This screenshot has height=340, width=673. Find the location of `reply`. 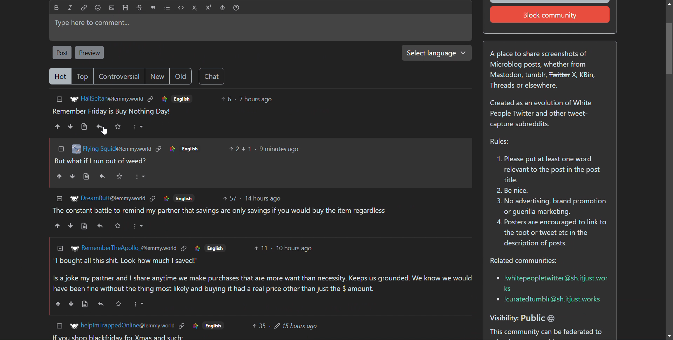

reply is located at coordinates (101, 126).